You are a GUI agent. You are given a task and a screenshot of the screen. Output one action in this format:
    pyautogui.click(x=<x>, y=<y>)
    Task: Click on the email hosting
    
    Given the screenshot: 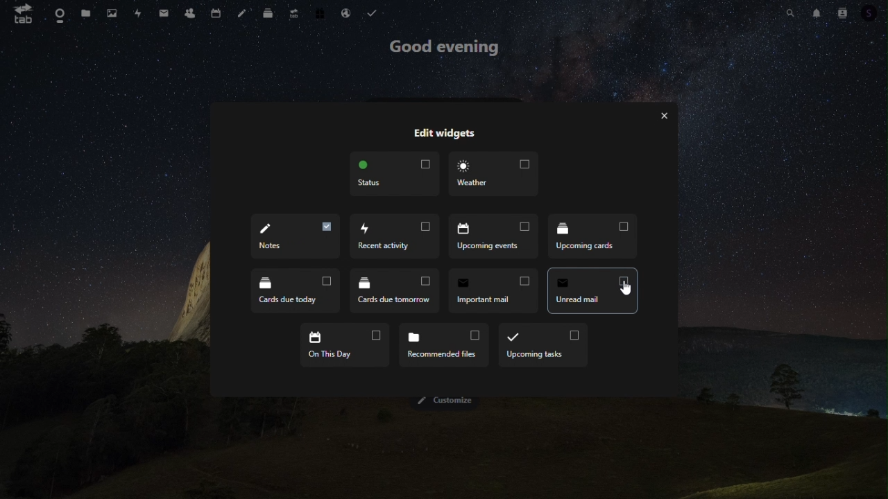 What is the action you would take?
    pyautogui.click(x=348, y=13)
    